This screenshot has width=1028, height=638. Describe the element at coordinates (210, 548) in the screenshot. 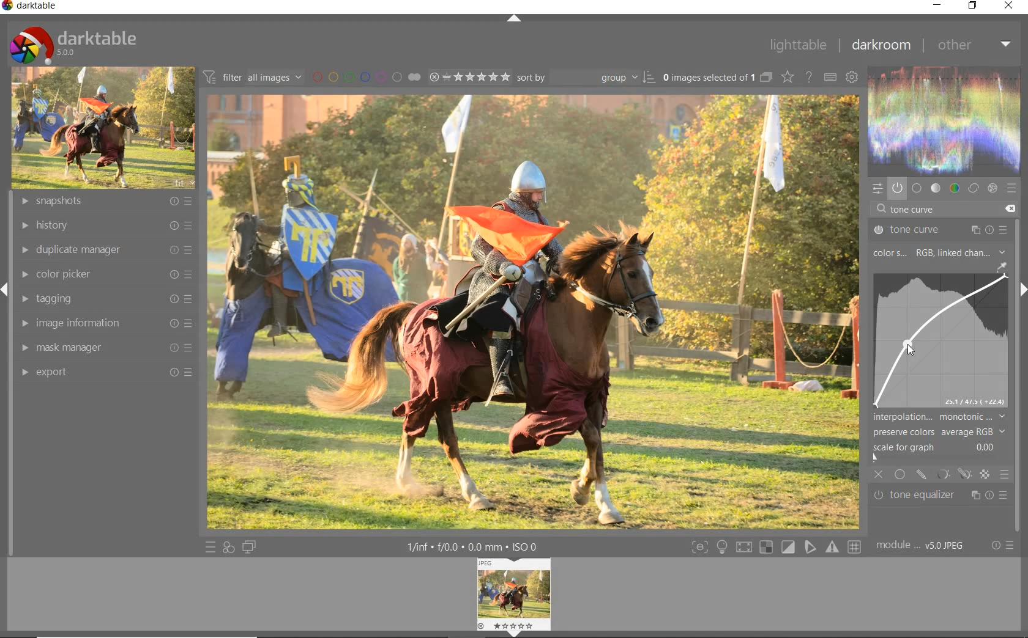

I see `quick access to presets` at that location.